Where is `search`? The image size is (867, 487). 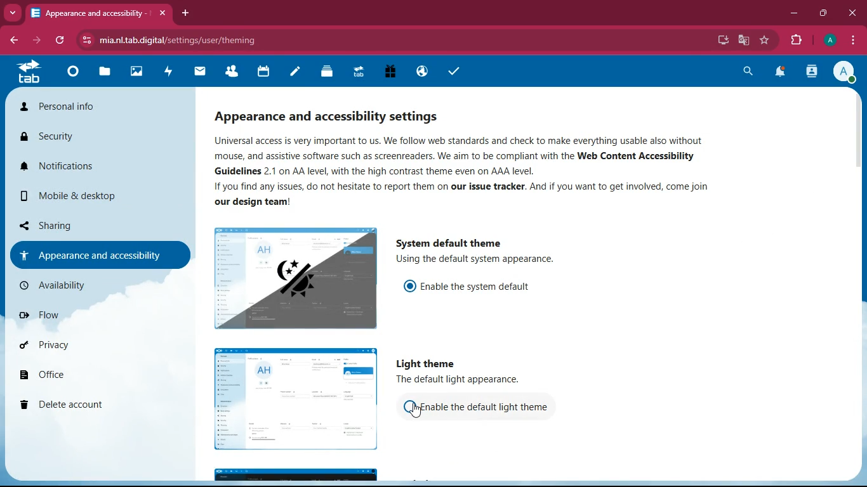 search is located at coordinates (747, 71).